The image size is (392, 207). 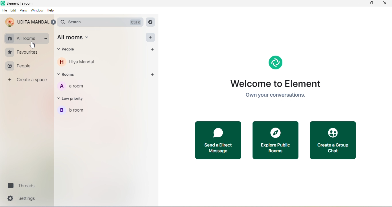 I want to click on > Edit, so click(x=13, y=10).